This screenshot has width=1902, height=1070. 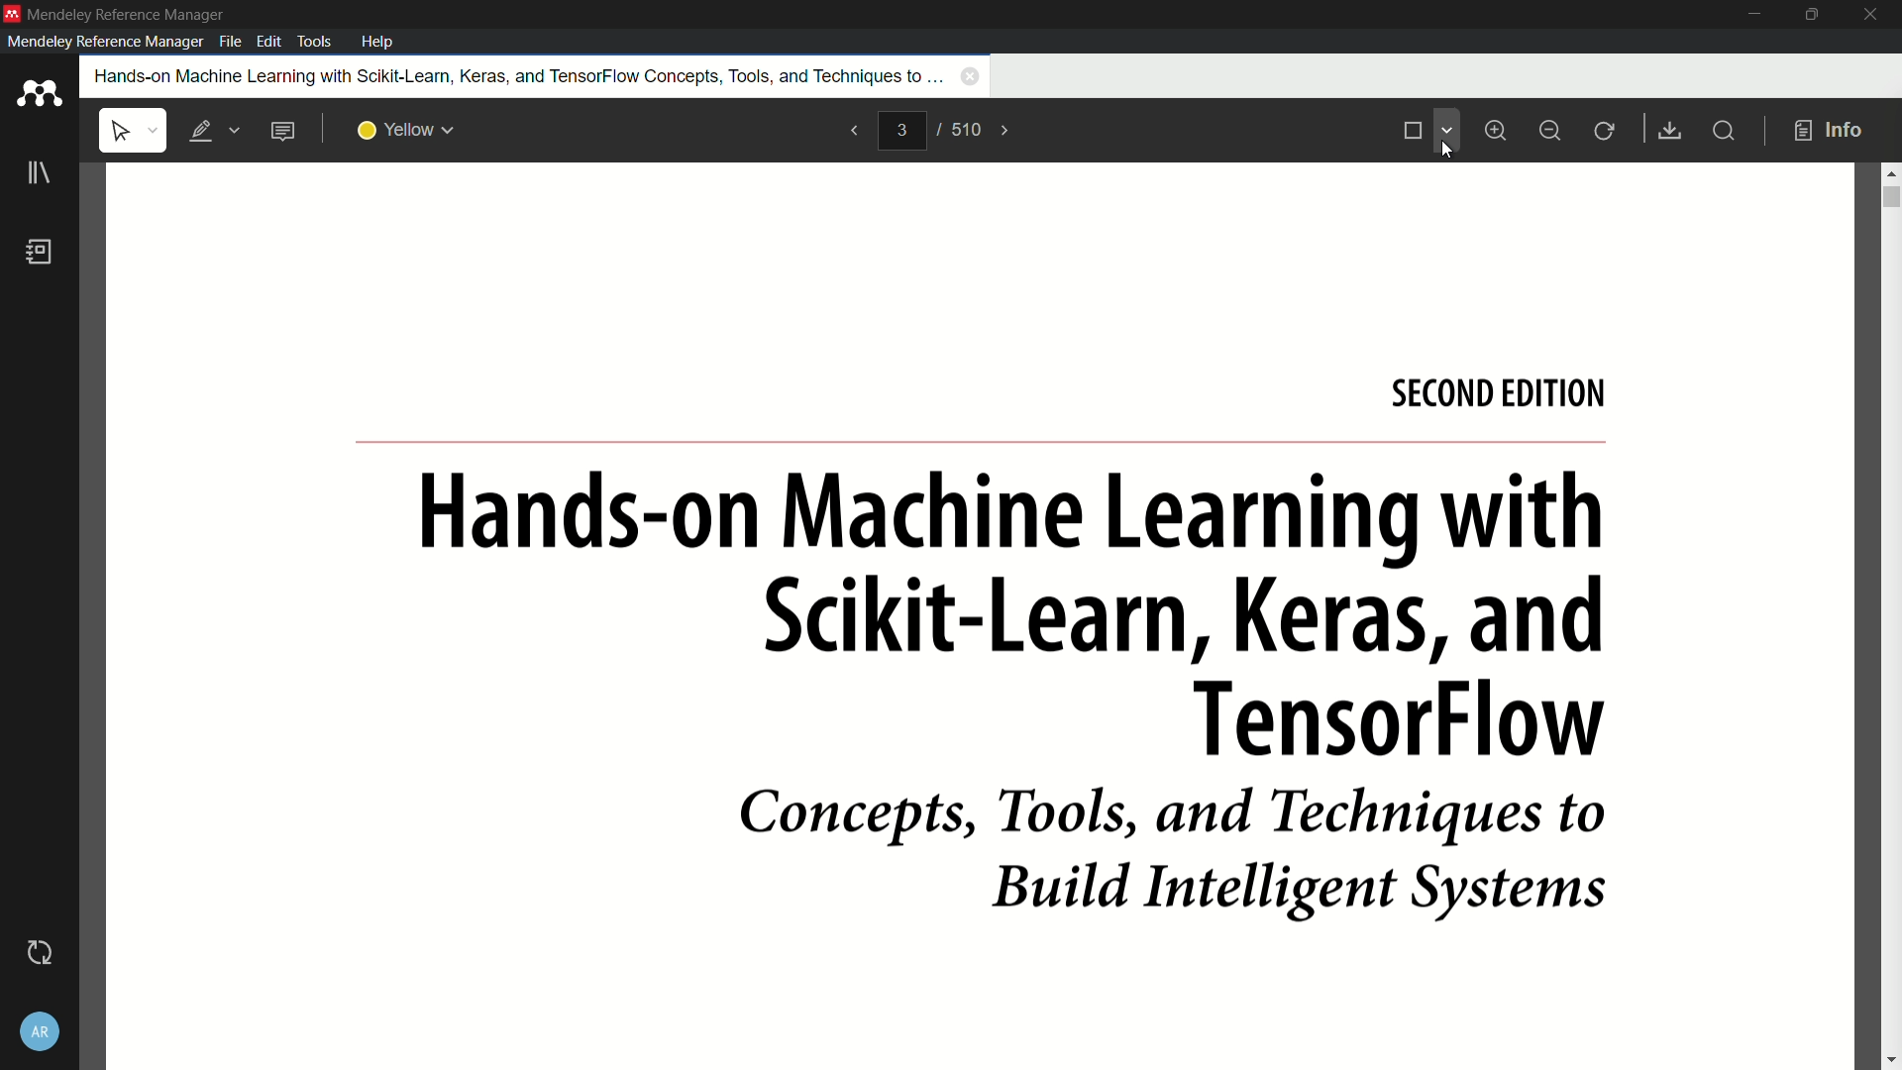 I want to click on account and help, so click(x=47, y=1031).